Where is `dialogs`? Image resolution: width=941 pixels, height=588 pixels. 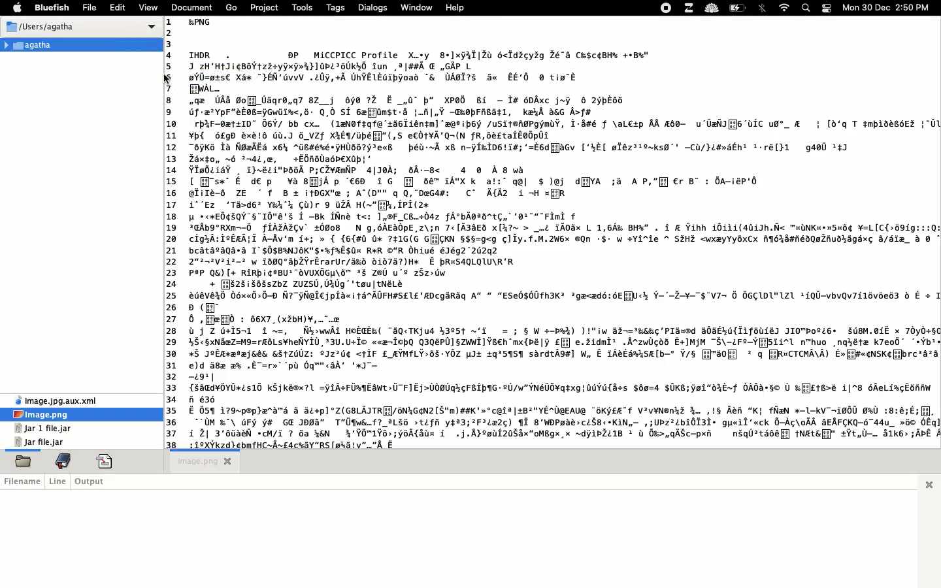
dialogs is located at coordinates (373, 7).